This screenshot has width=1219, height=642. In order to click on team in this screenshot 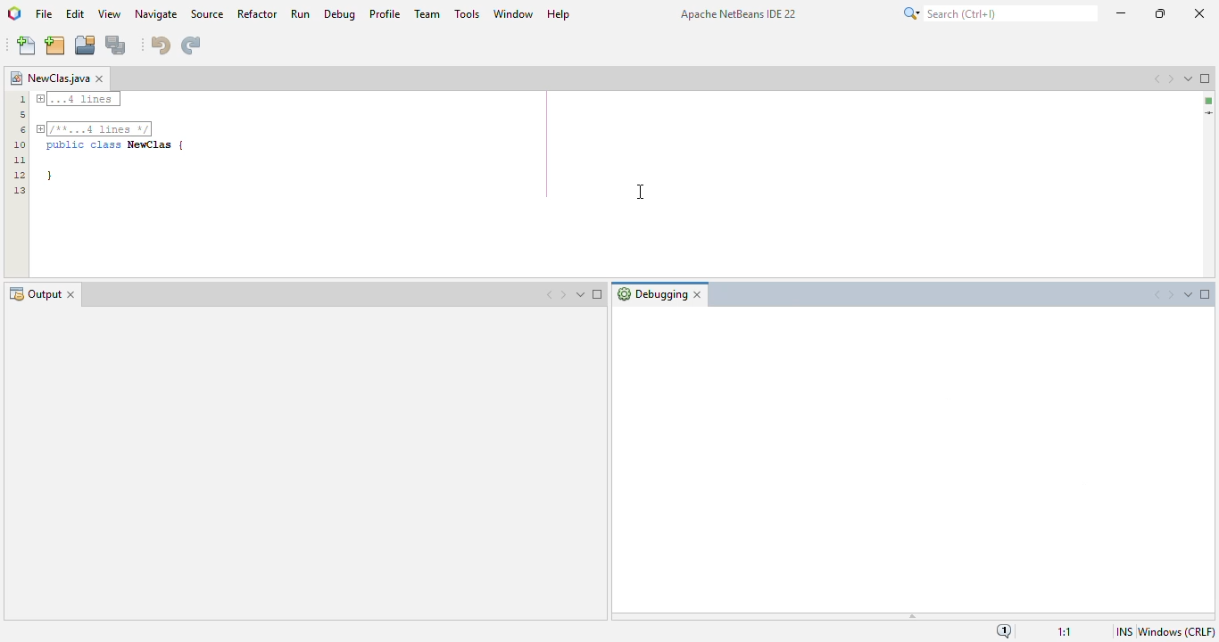, I will do `click(428, 14)`.